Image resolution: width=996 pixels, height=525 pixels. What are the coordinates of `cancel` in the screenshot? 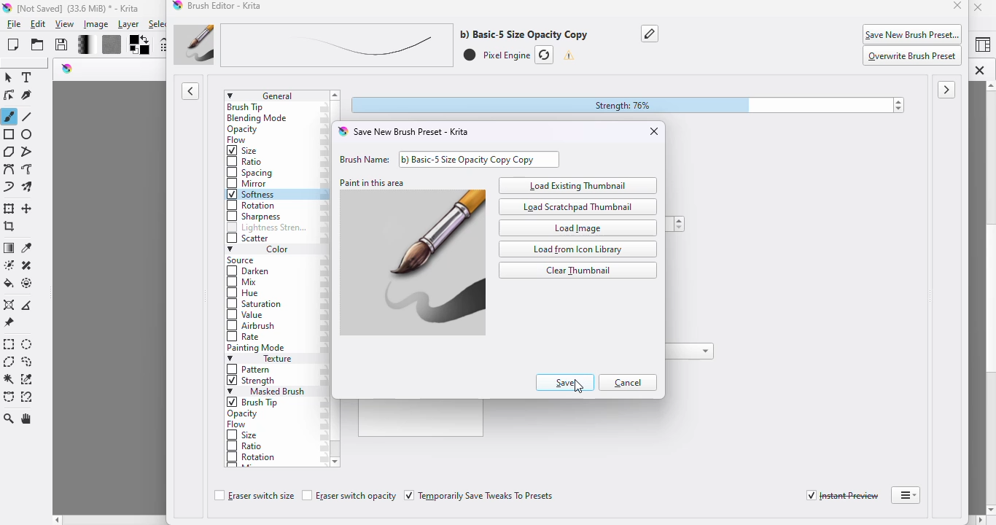 It's located at (630, 383).